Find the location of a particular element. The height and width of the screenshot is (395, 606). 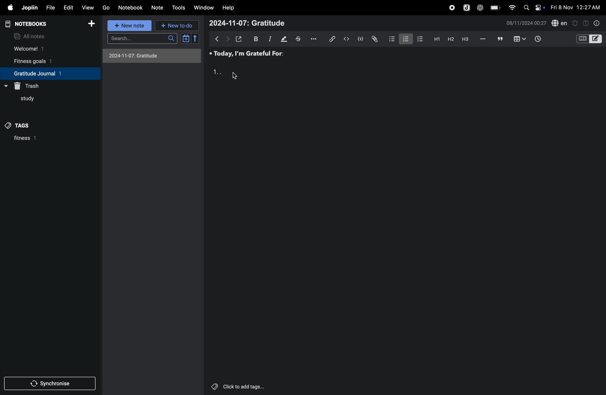

all notes is located at coordinates (31, 36).